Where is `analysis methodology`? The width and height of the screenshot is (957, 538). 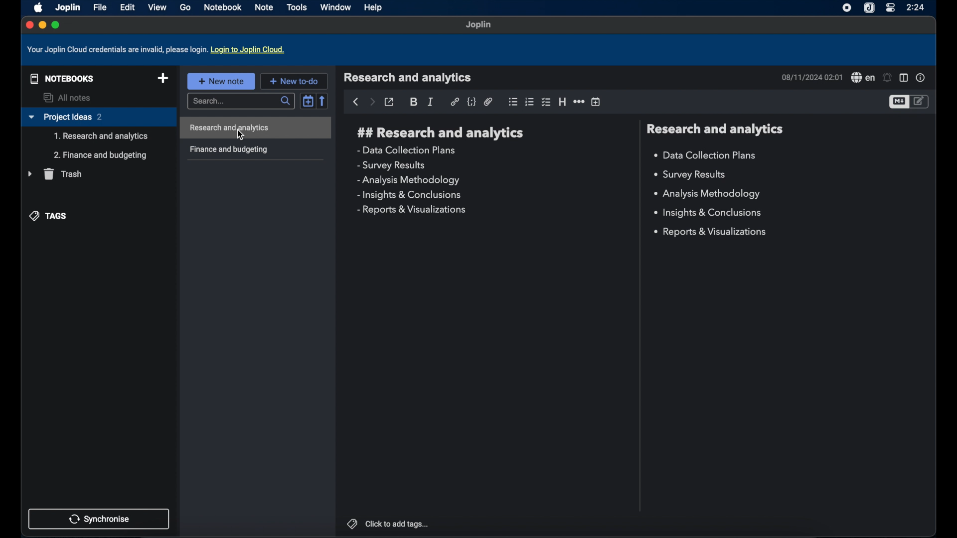
analysis methodology is located at coordinates (706, 194).